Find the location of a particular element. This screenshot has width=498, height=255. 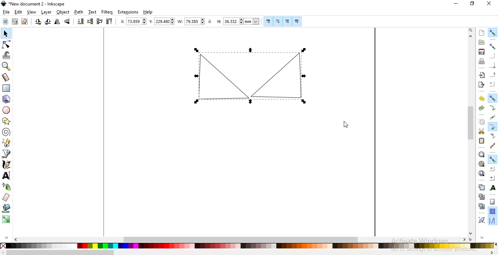

zoom is located at coordinates (470, 30).